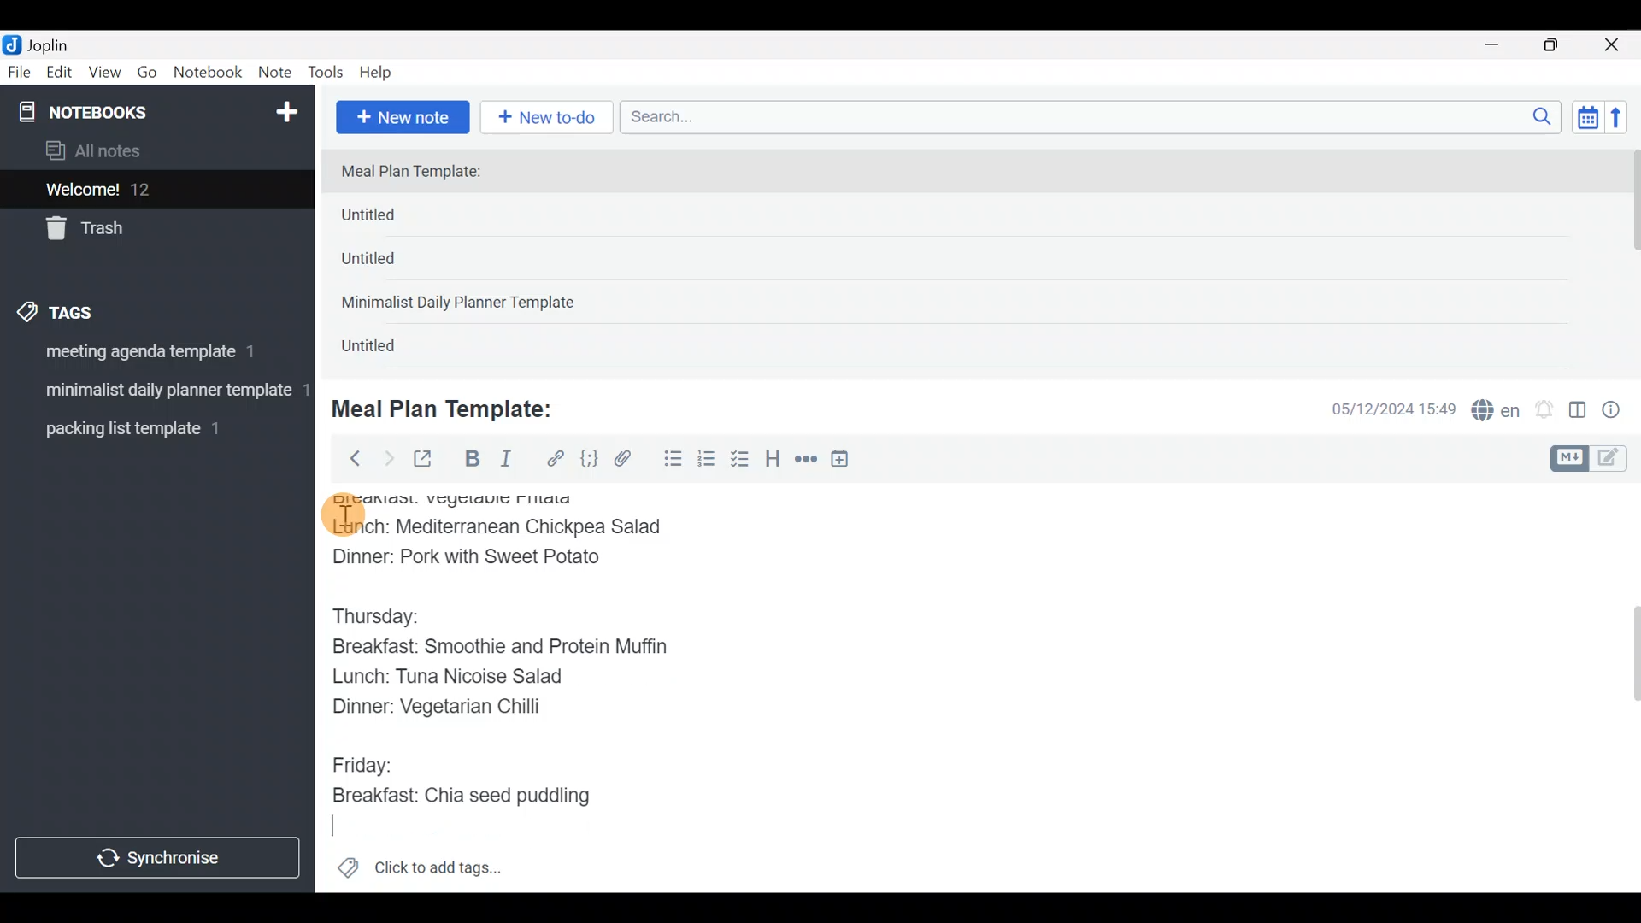  I want to click on Bulleted list, so click(669, 460).